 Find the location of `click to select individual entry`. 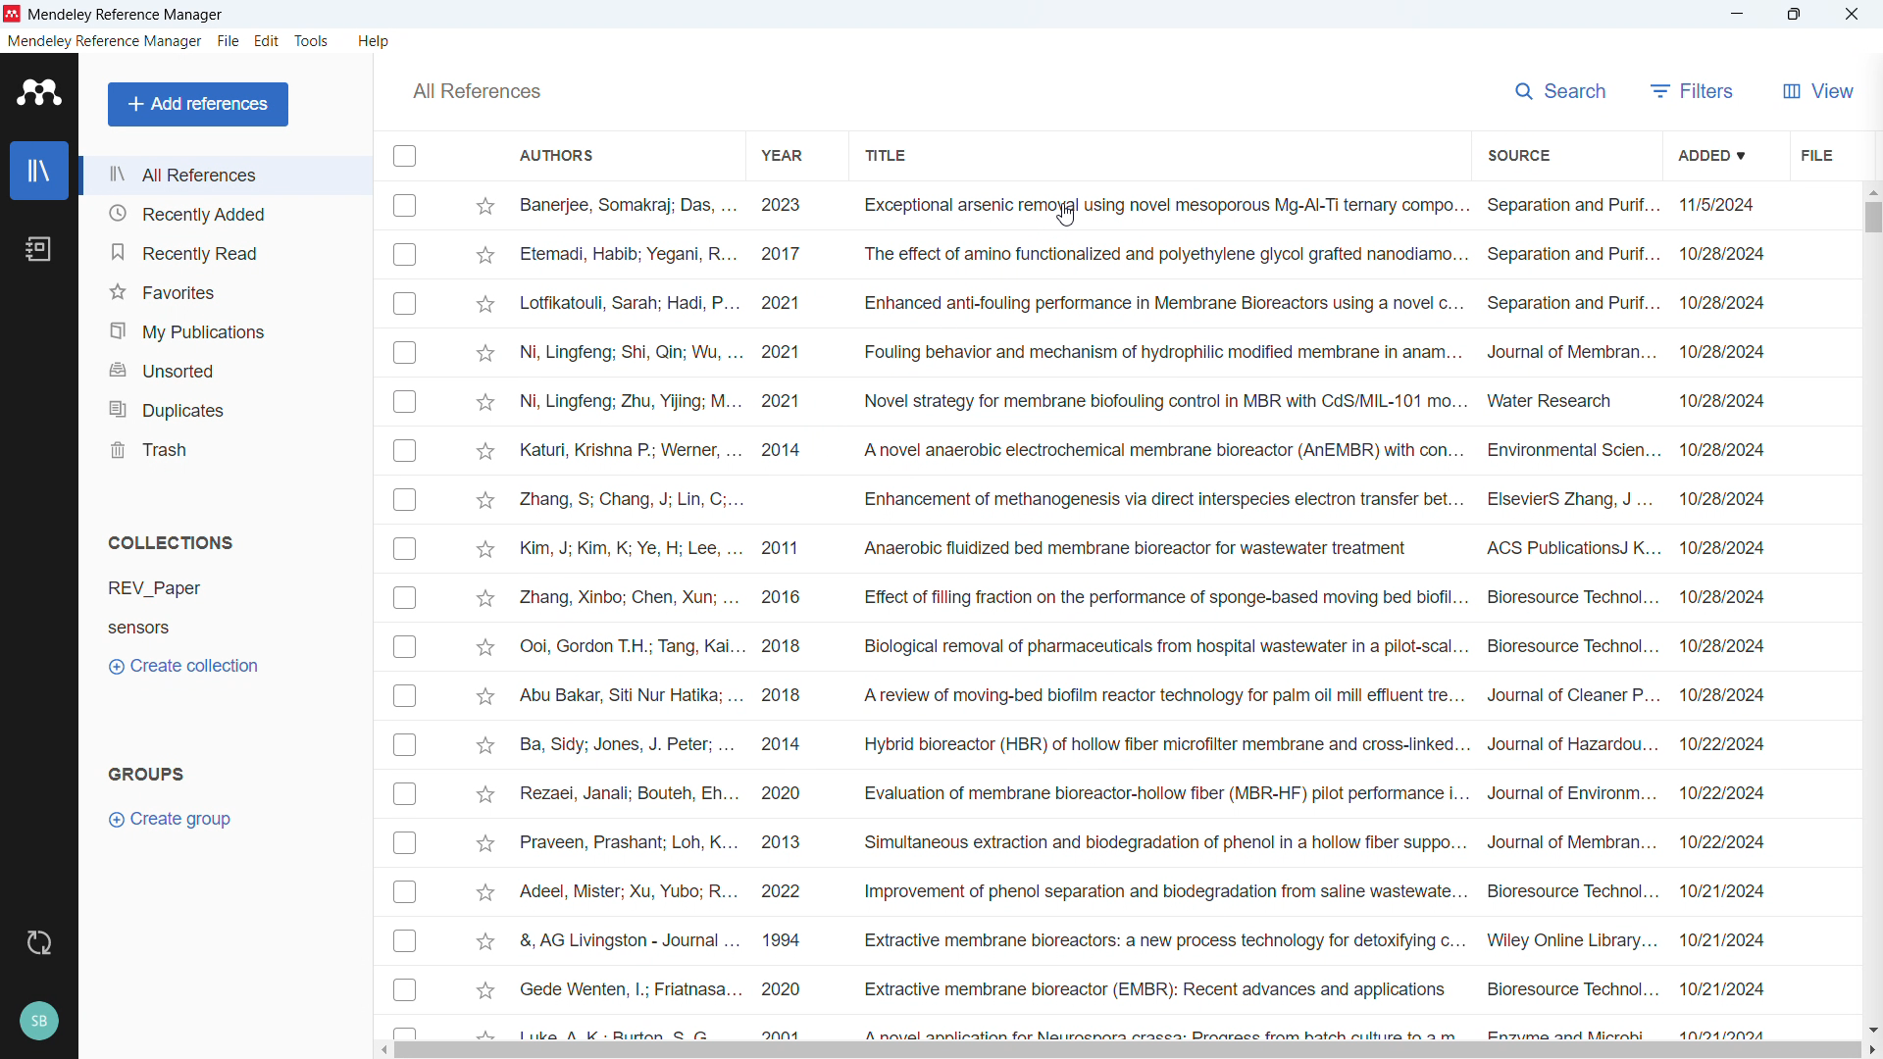

click to select individual entry is located at coordinates (407, 255).